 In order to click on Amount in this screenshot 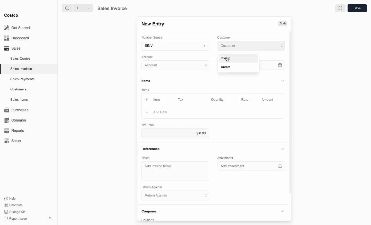, I will do `click(267, 100)`.